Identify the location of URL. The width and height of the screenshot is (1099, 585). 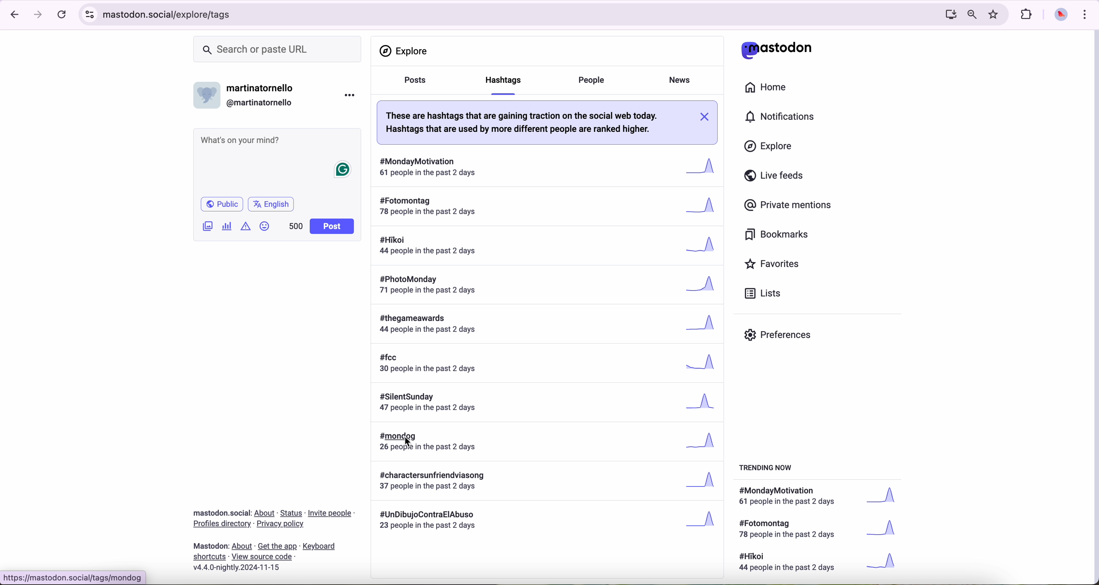
(506, 16).